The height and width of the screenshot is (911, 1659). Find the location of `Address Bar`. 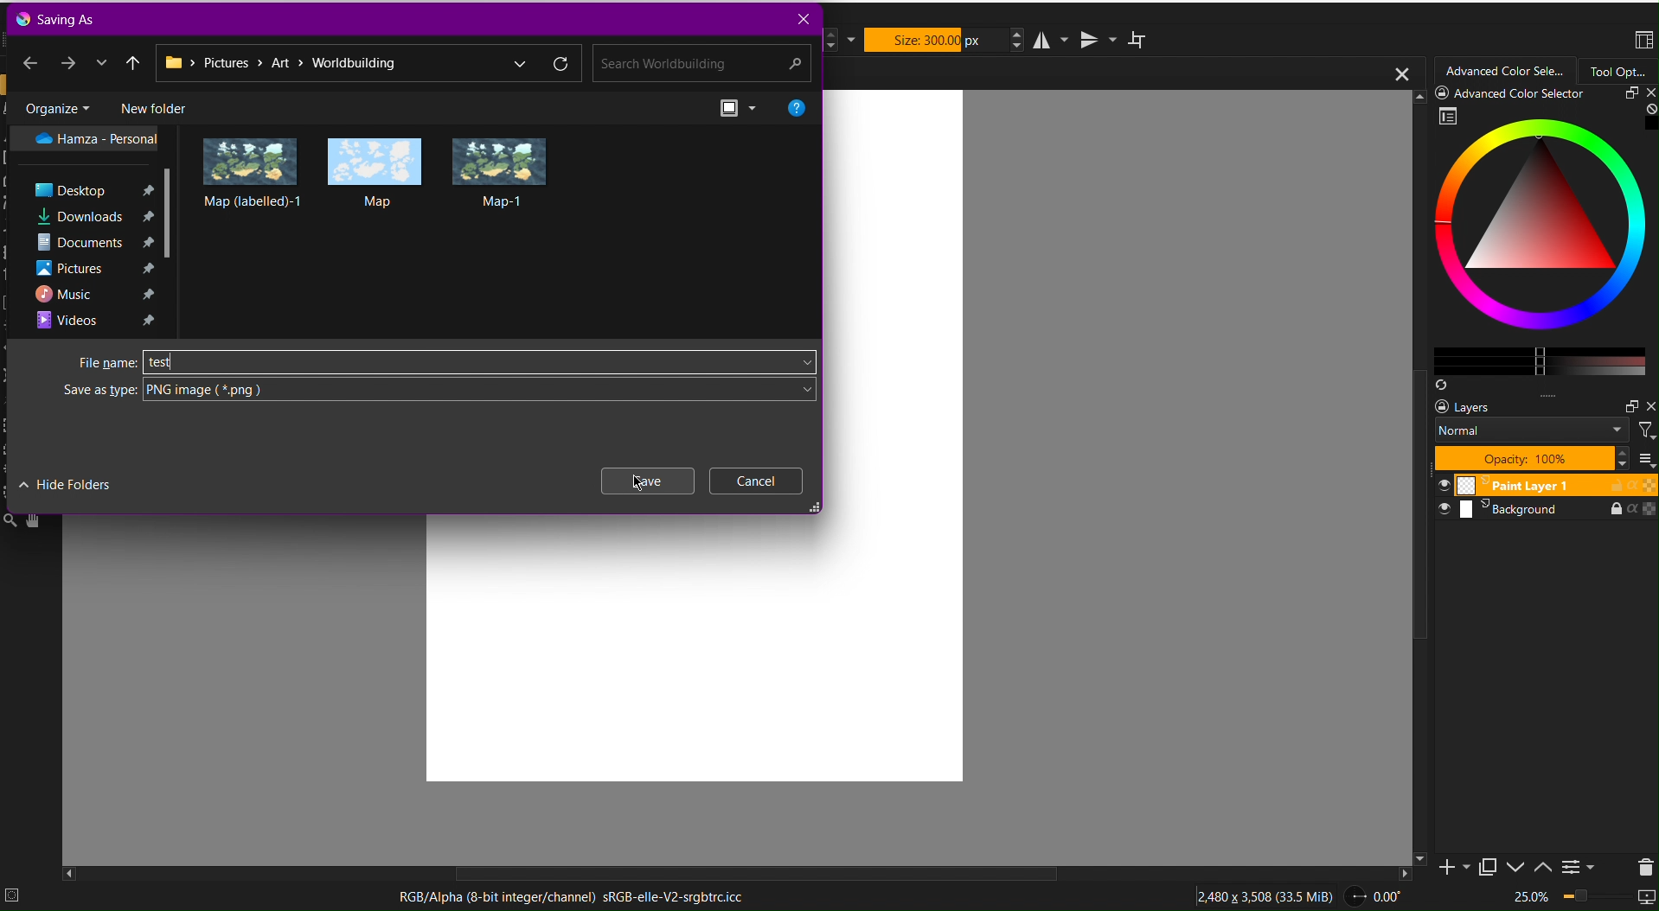

Address Bar is located at coordinates (368, 64).